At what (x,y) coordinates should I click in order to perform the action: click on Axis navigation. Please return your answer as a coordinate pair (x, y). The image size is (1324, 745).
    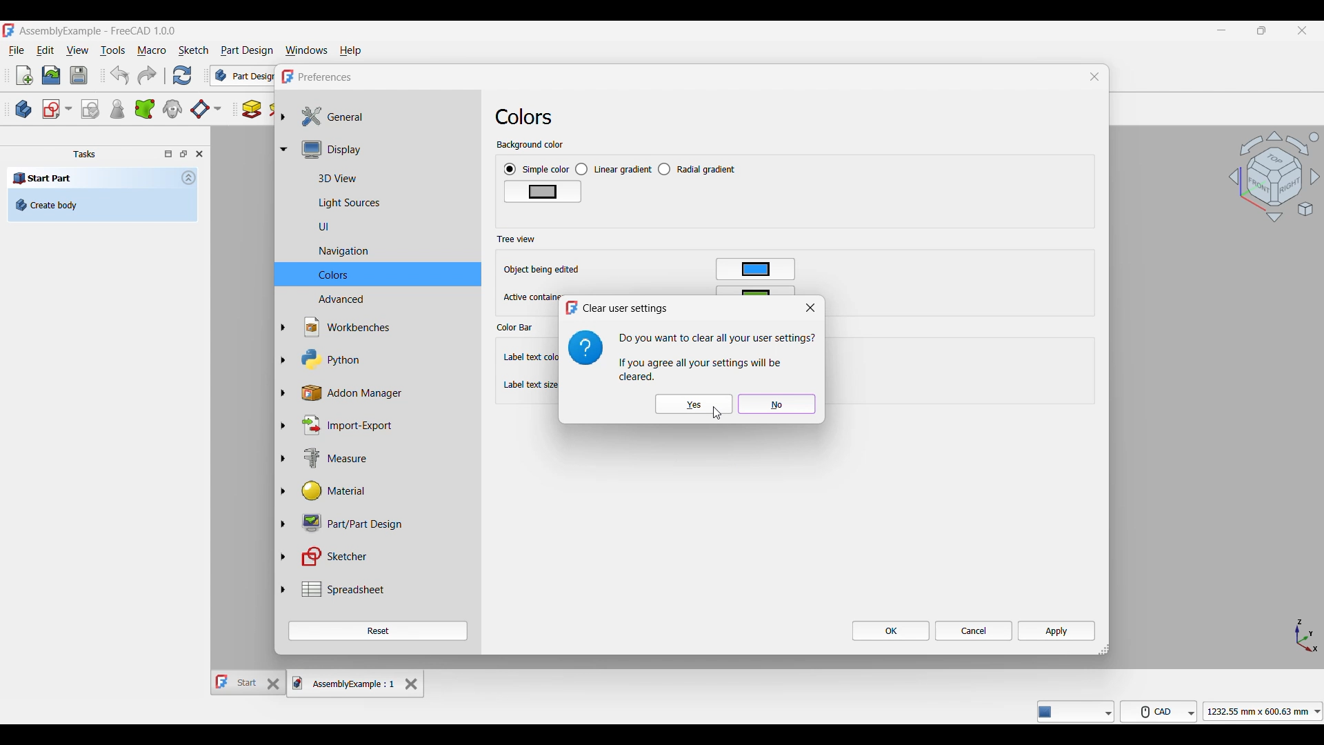
    Looking at the image, I should click on (1307, 636).